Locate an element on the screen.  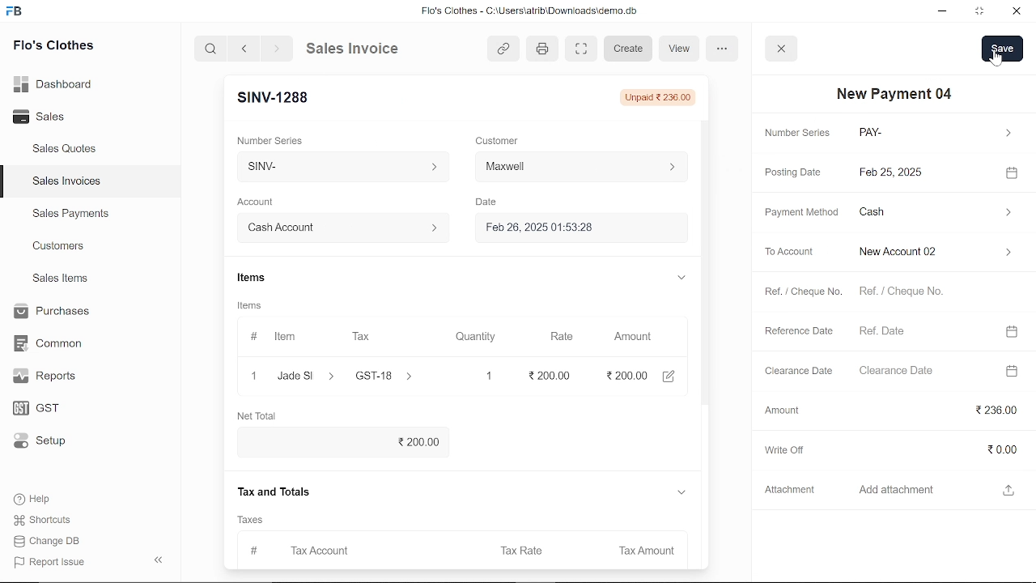
Item is located at coordinates (282, 336).